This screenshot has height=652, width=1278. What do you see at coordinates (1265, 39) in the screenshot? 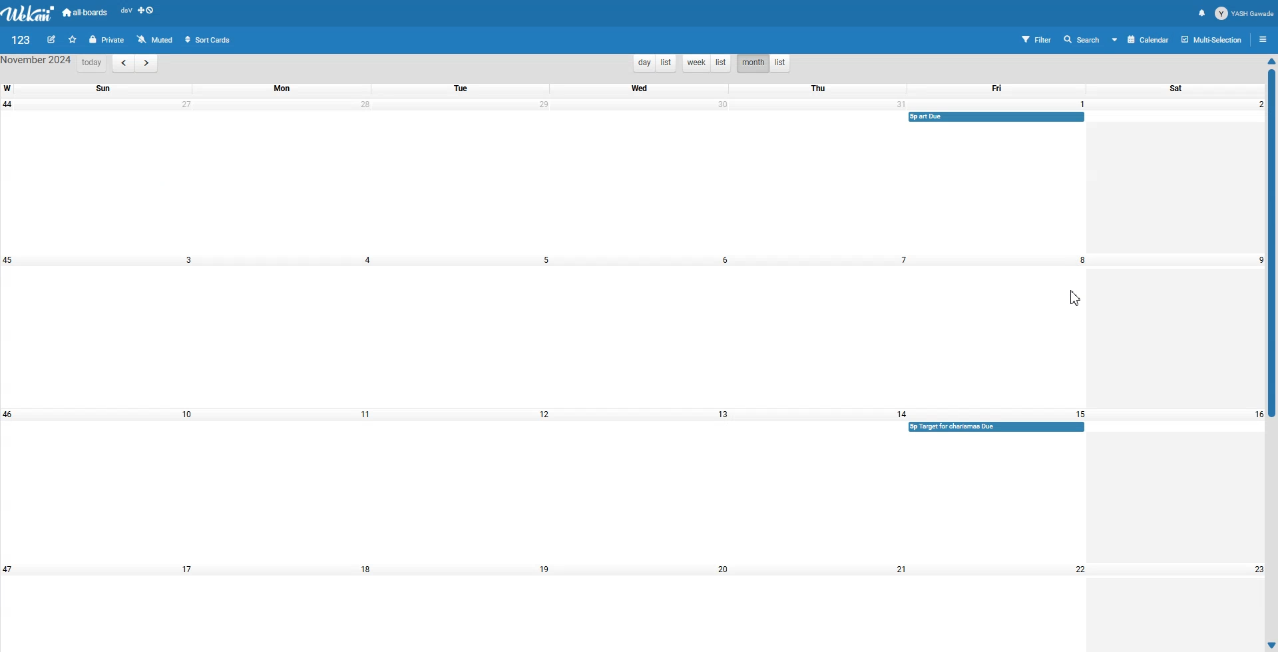
I see `Open sidebar` at bounding box center [1265, 39].